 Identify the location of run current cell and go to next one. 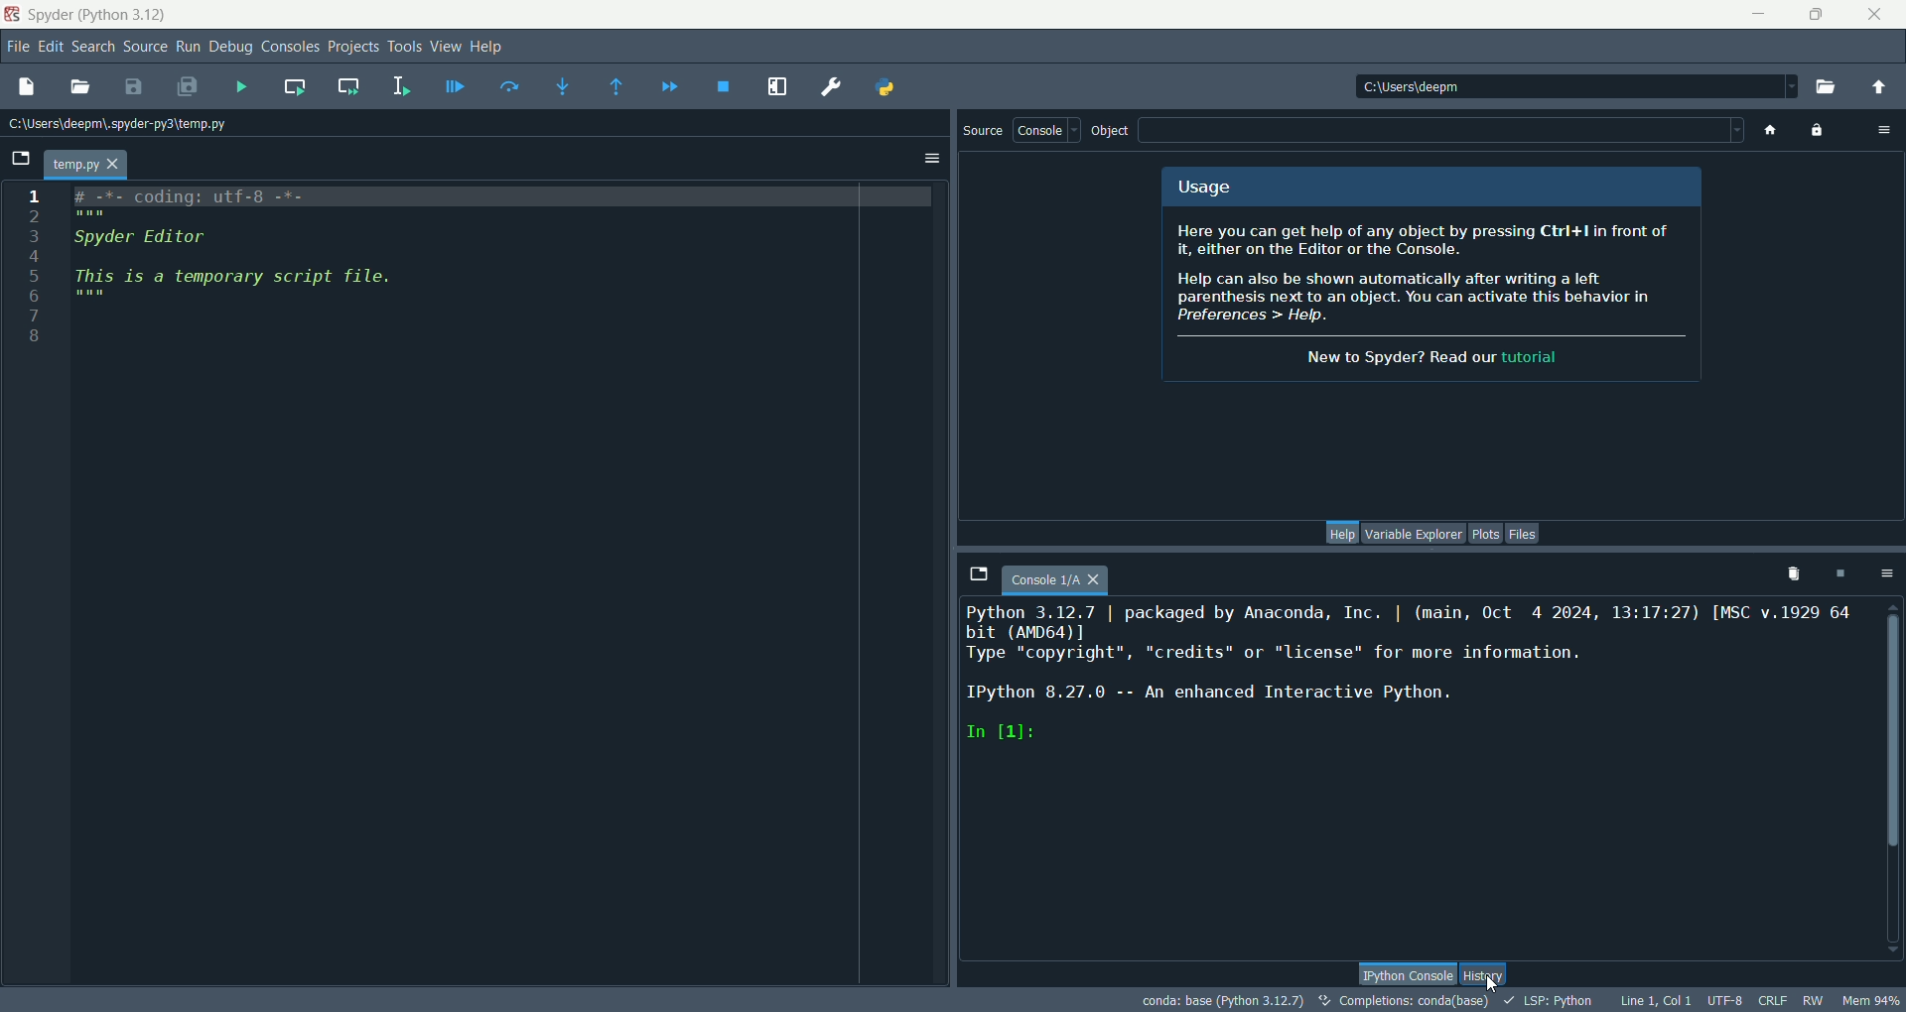
(350, 84).